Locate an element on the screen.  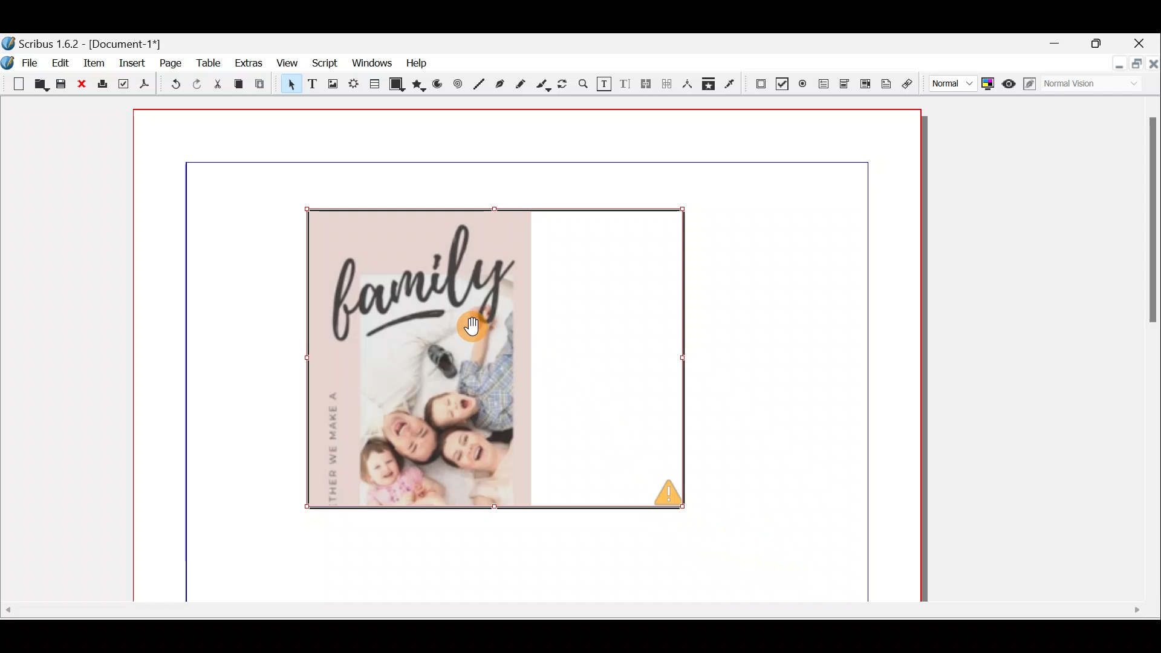
Help is located at coordinates (423, 65).